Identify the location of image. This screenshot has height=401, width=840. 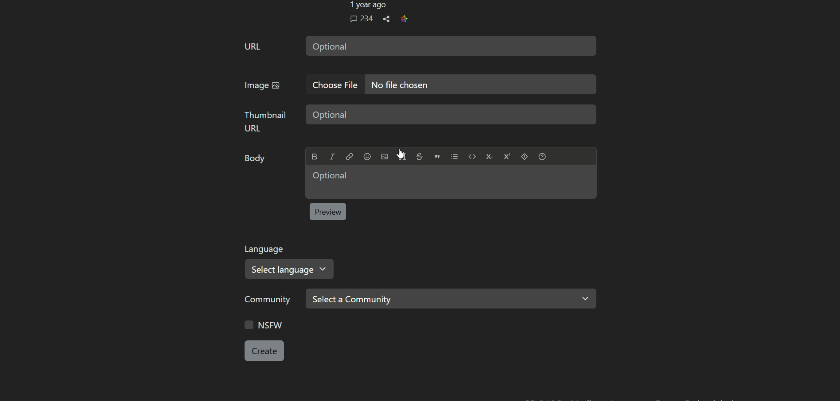
(261, 85).